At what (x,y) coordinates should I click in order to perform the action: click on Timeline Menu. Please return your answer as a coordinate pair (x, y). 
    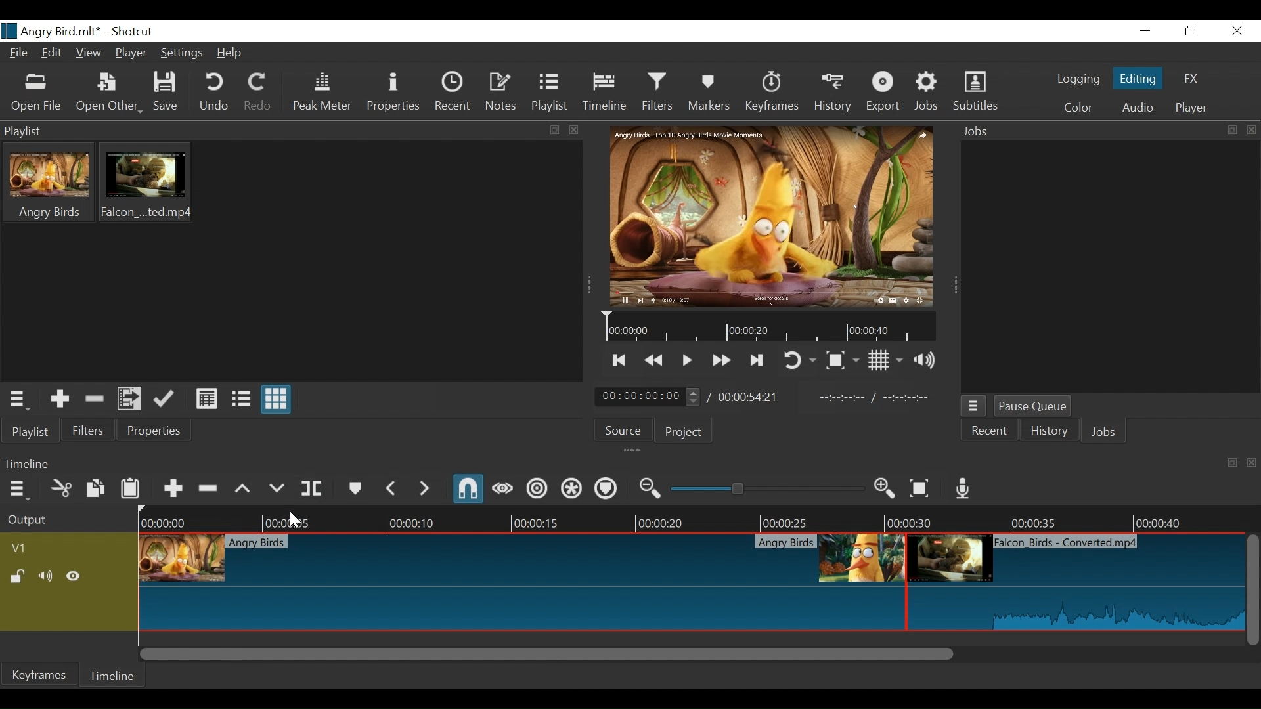
    Looking at the image, I should click on (19, 489).